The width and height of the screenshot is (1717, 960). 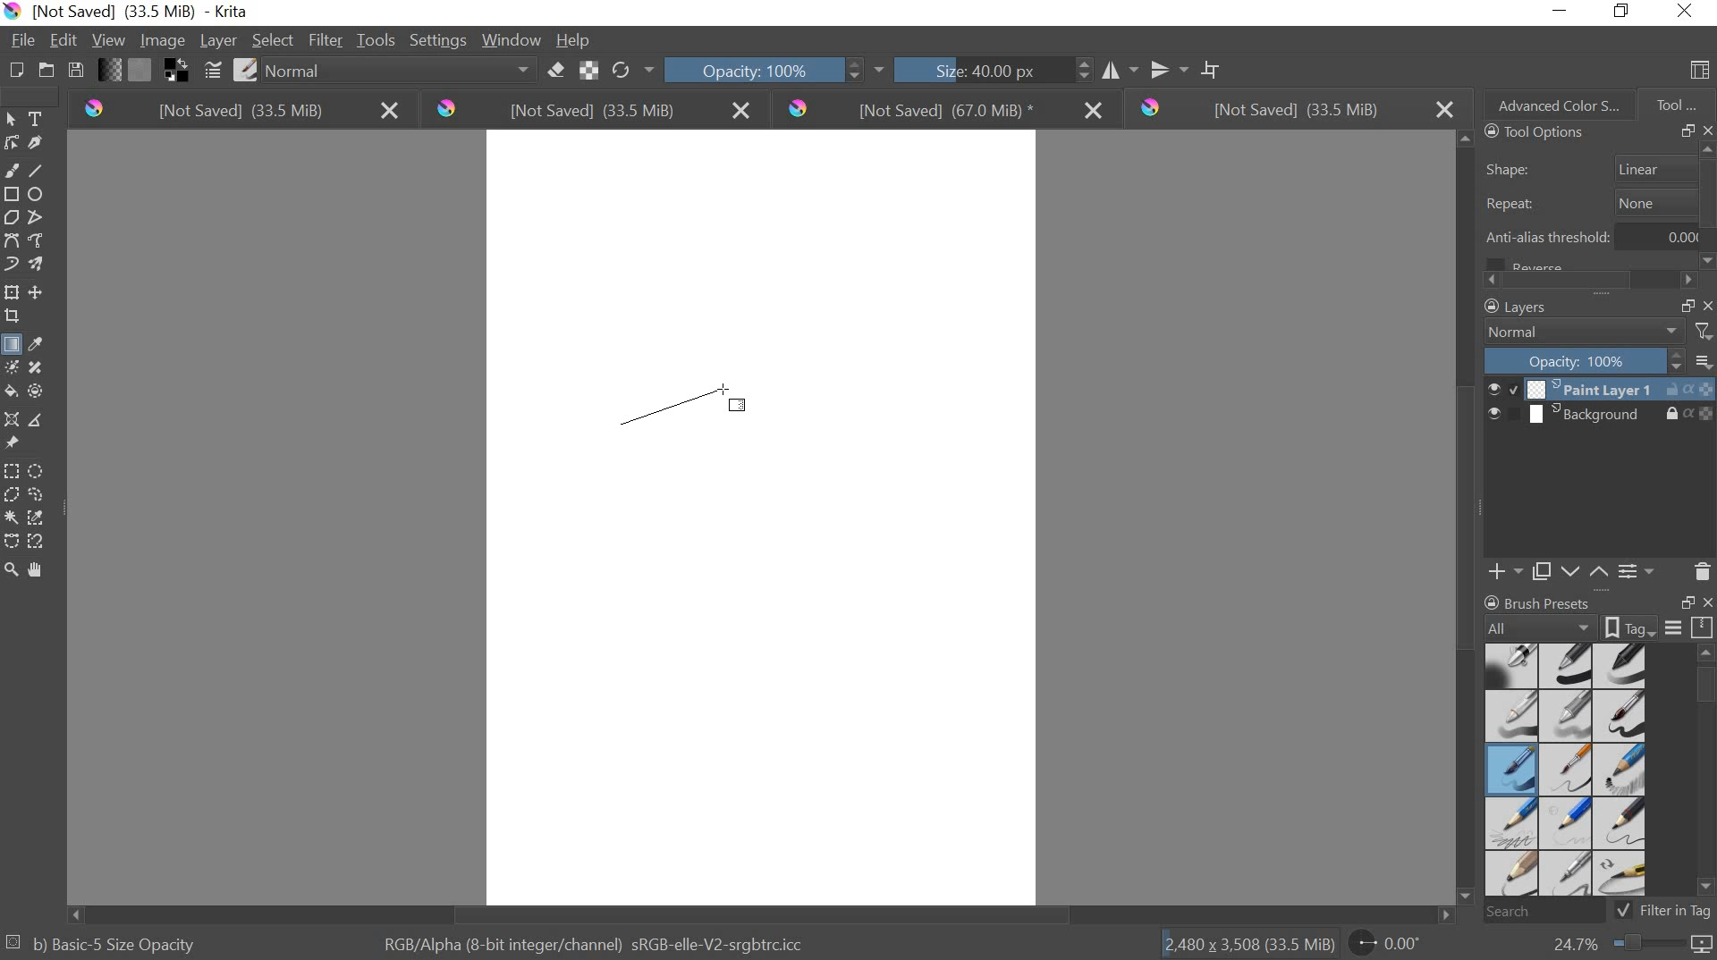 What do you see at coordinates (38, 262) in the screenshot?
I see `multibrush tool` at bounding box center [38, 262].